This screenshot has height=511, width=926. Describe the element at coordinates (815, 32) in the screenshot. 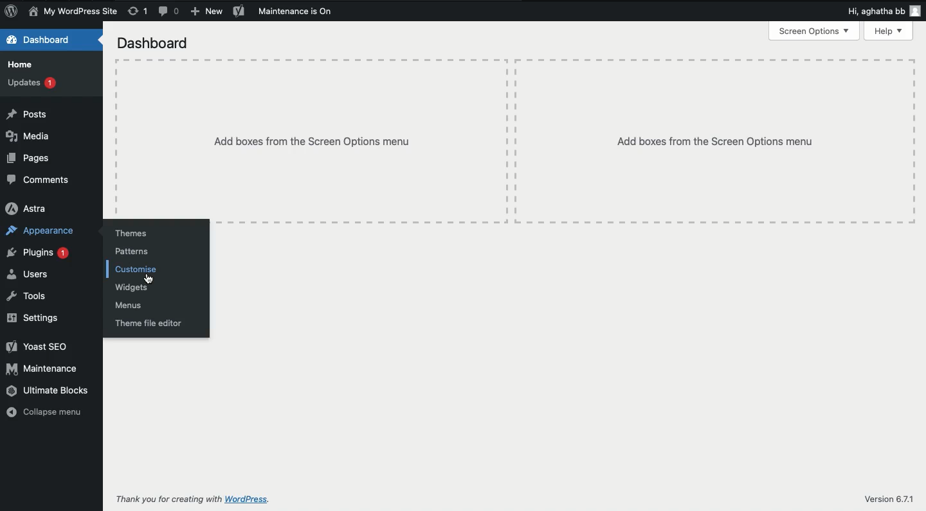

I see `Screen options` at that location.